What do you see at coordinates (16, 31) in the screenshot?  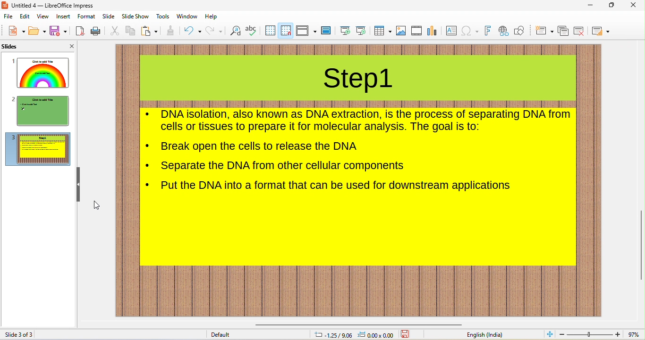 I see `new` at bounding box center [16, 31].